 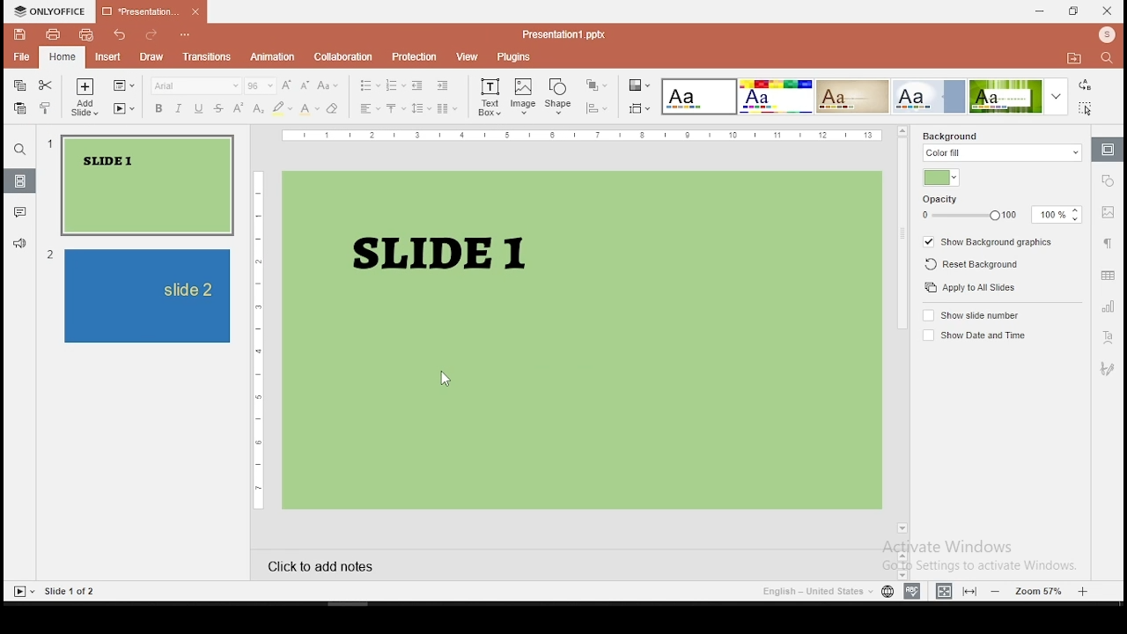 I want to click on columns, so click(x=447, y=108).